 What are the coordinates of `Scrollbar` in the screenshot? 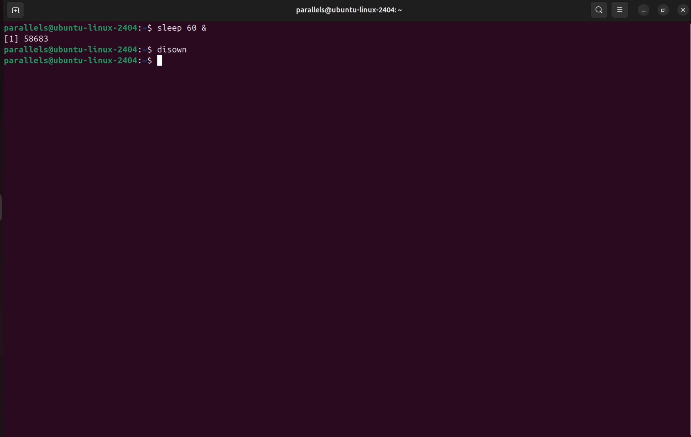 It's located at (687, 210).